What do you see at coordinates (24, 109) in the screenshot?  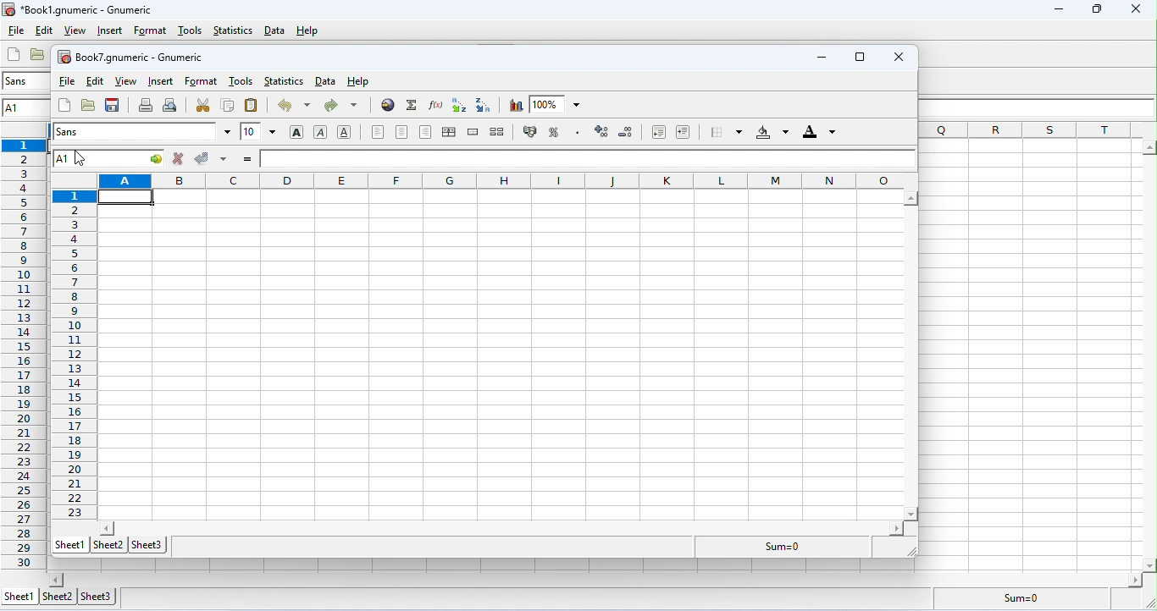 I see `selected cell` at bounding box center [24, 109].